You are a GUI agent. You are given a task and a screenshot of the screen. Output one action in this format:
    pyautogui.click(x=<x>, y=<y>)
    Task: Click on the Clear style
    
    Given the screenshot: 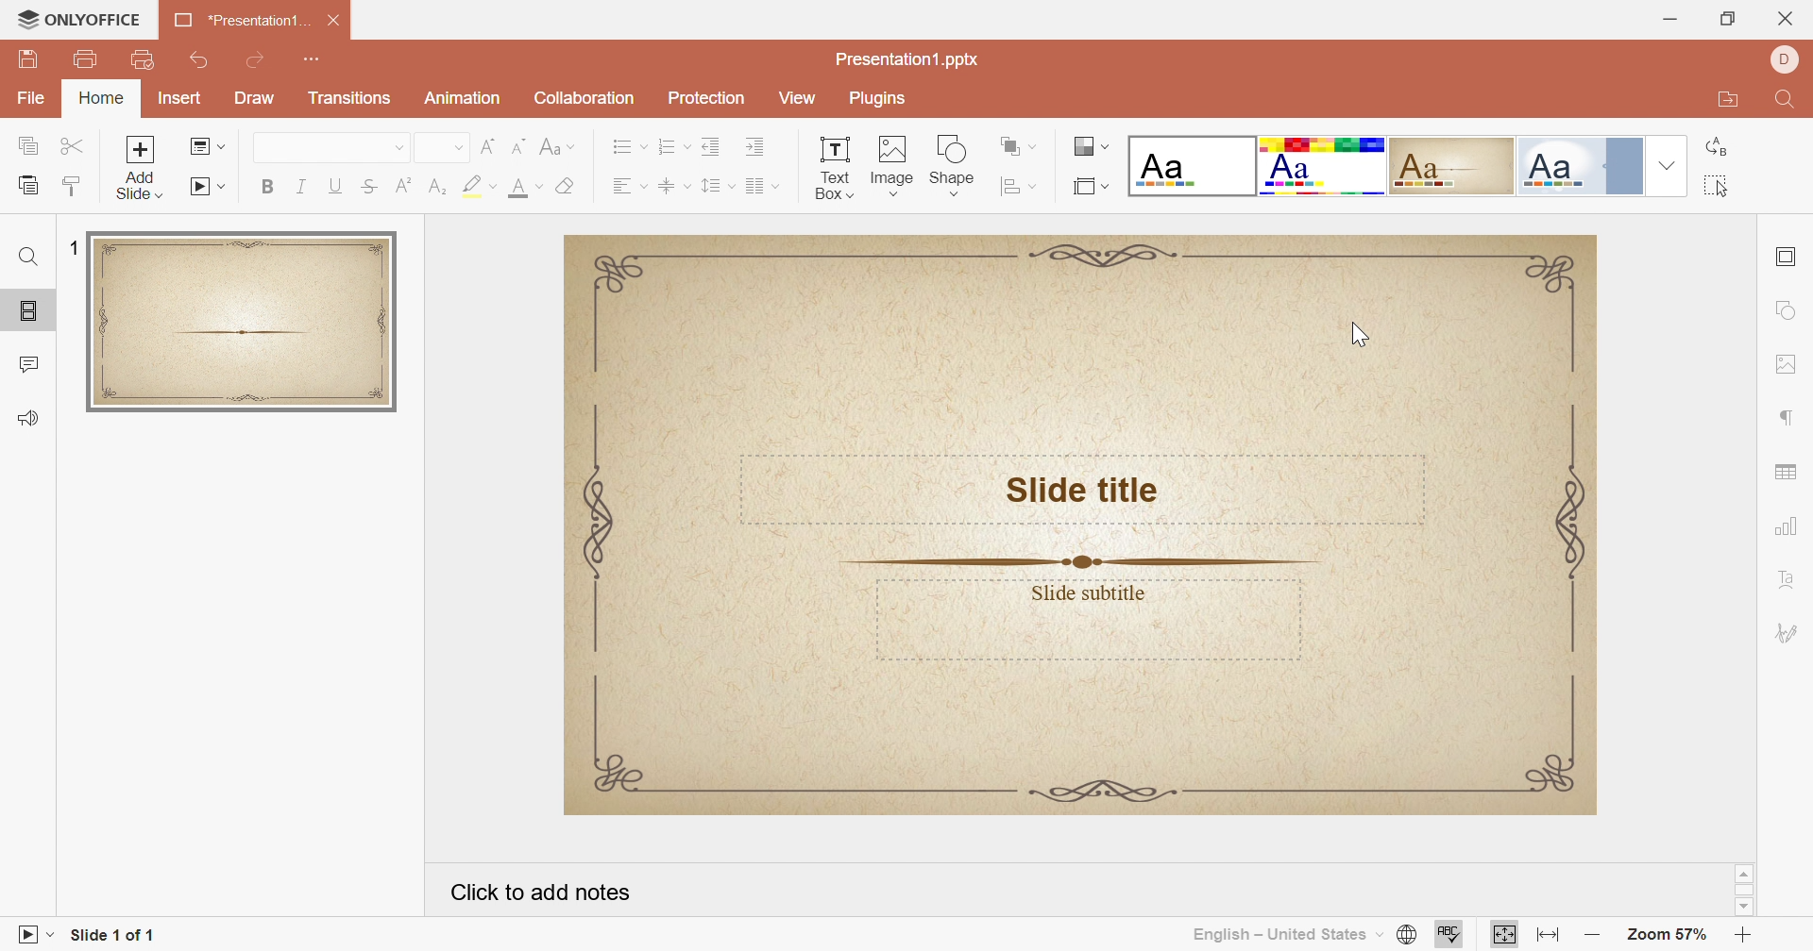 What is the action you would take?
    pyautogui.click(x=568, y=185)
    